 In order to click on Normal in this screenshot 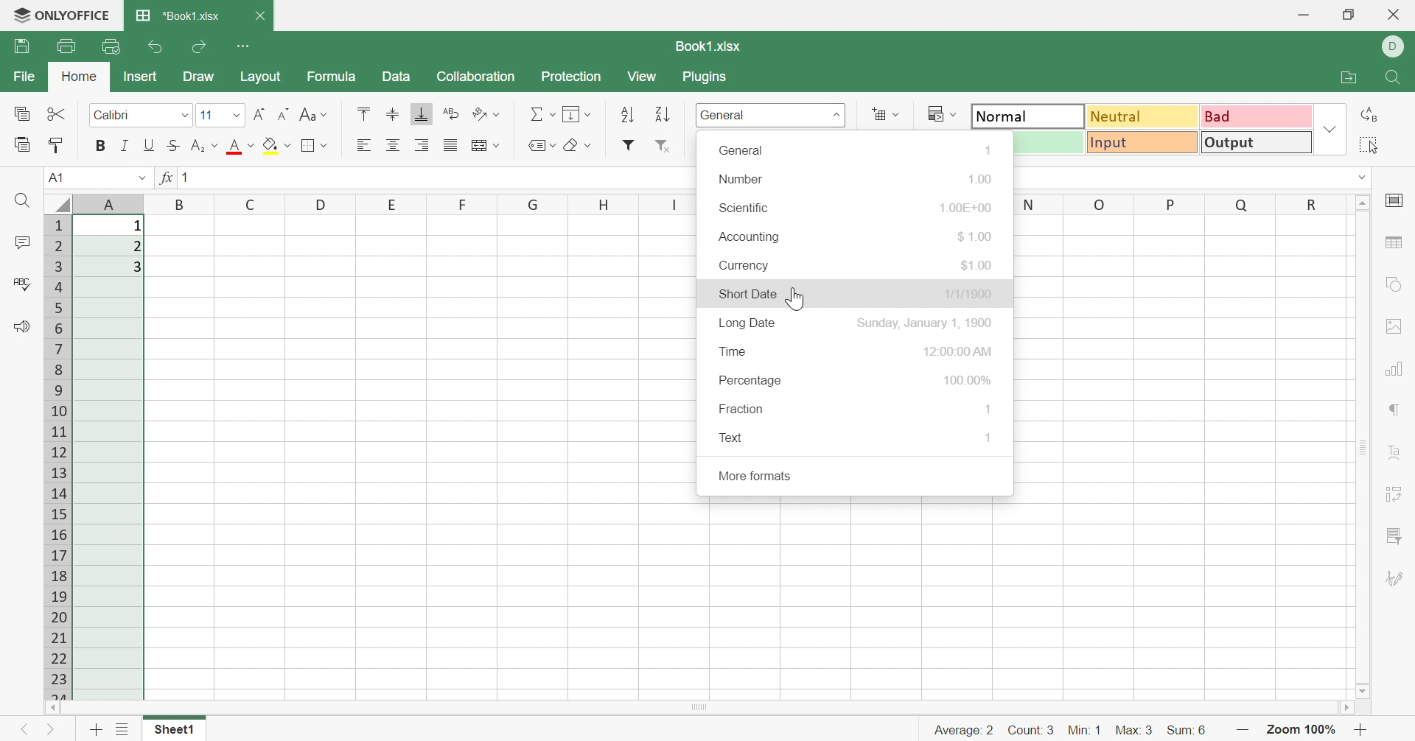, I will do `click(1029, 116)`.